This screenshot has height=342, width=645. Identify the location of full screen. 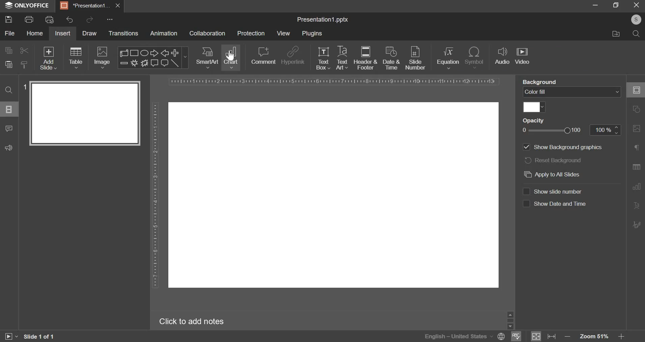
(616, 5).